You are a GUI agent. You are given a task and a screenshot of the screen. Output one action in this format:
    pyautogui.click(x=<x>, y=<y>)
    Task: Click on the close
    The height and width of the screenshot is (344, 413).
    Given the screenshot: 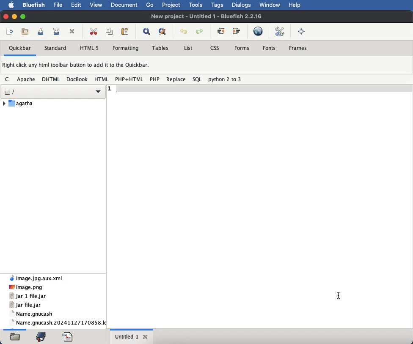 What is the action you would take?
    pyautogui.click(x=146, y=337)
    